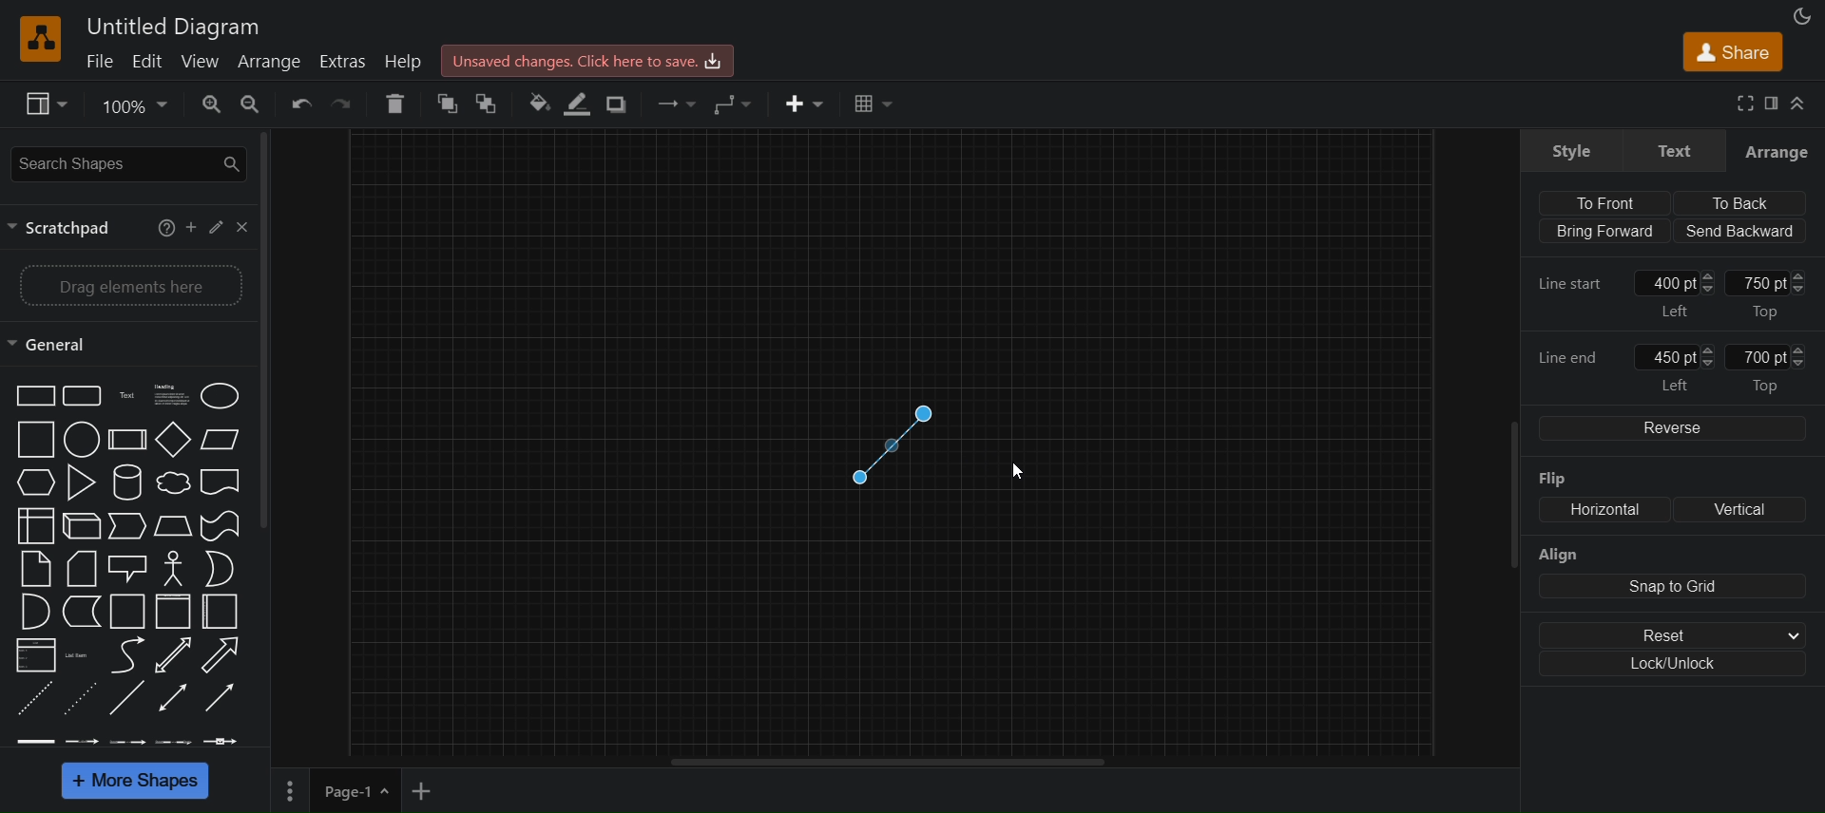 This screenshot has height=813, width=1825. Describe the element at coordinates (219, 525) in the screenshot. I see `Tape` at that location.